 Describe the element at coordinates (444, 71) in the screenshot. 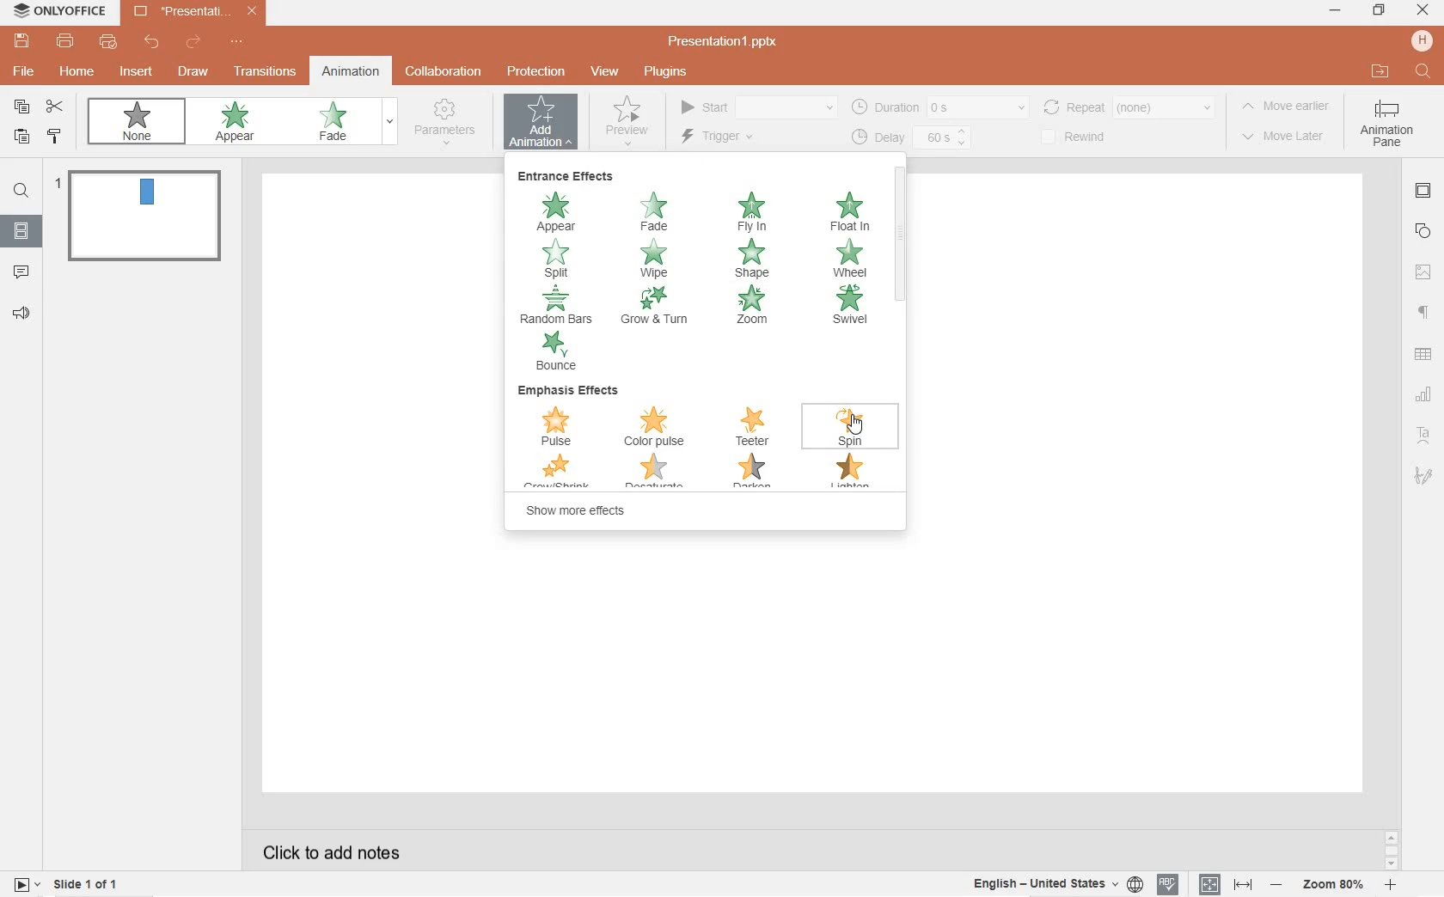

I see `collaboration` at that location.